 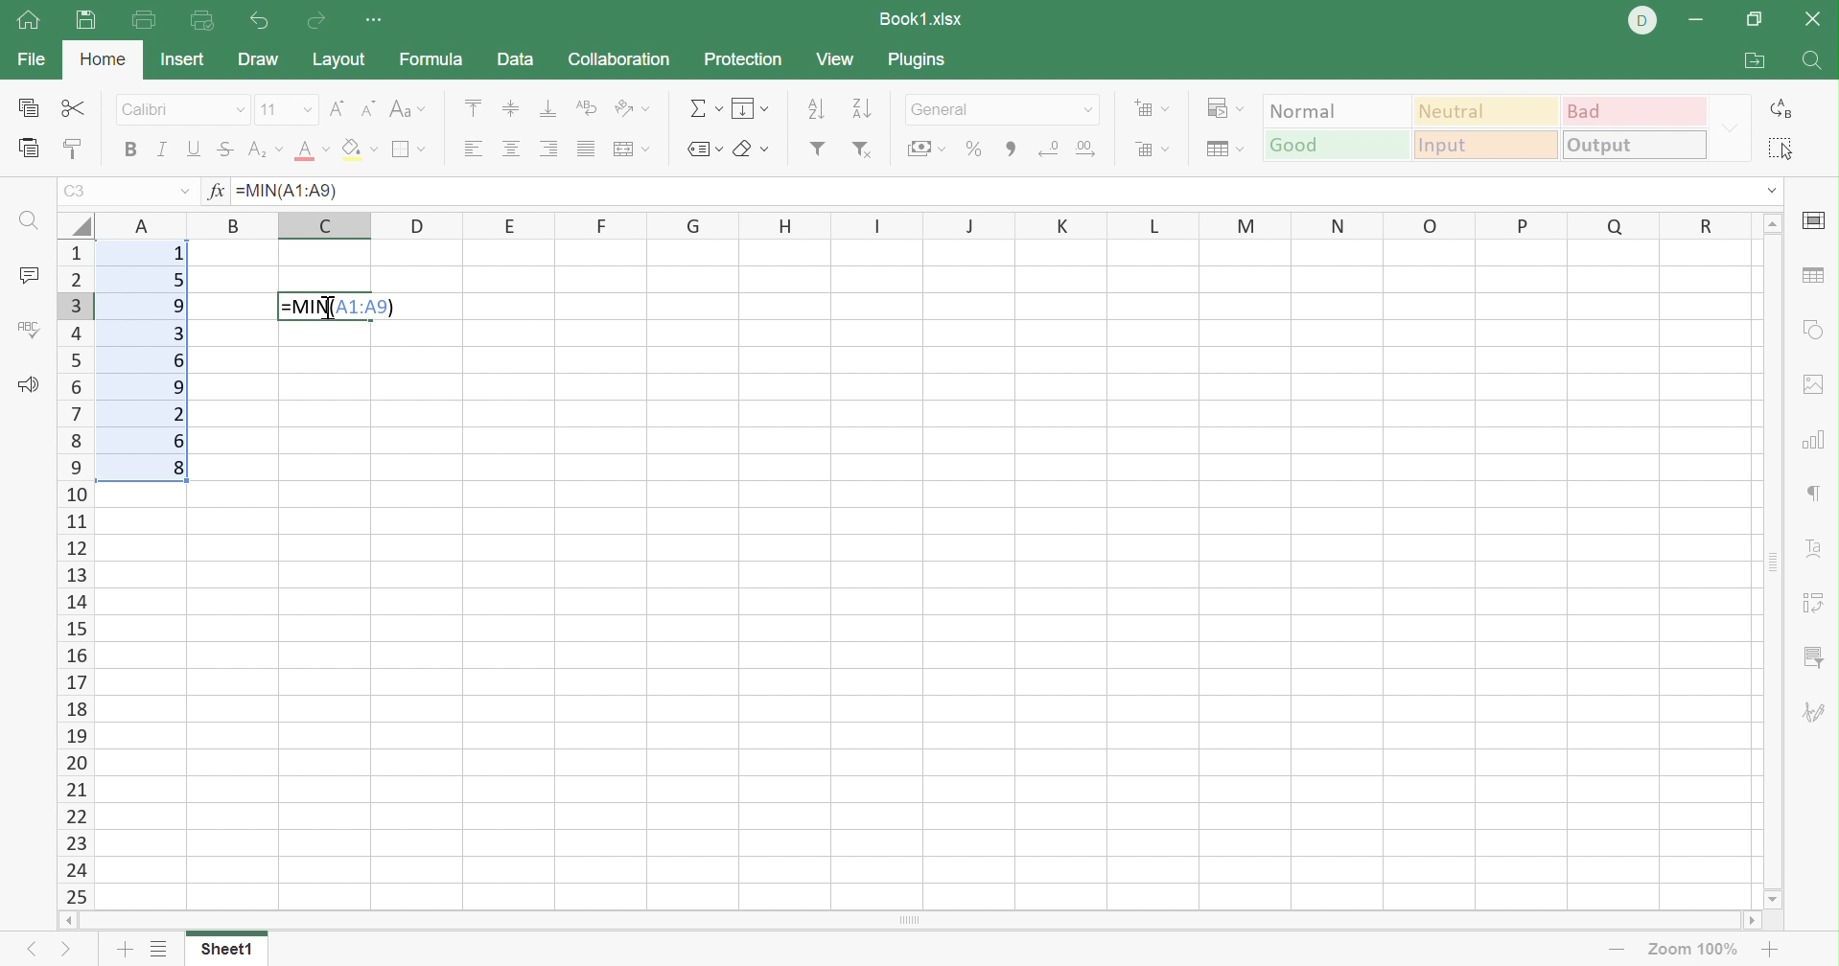 I want to click on Drop Down, so click(x=183, y=194).